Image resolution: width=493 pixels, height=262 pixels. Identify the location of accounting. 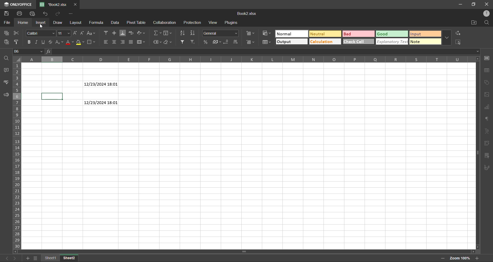
(218, 42).